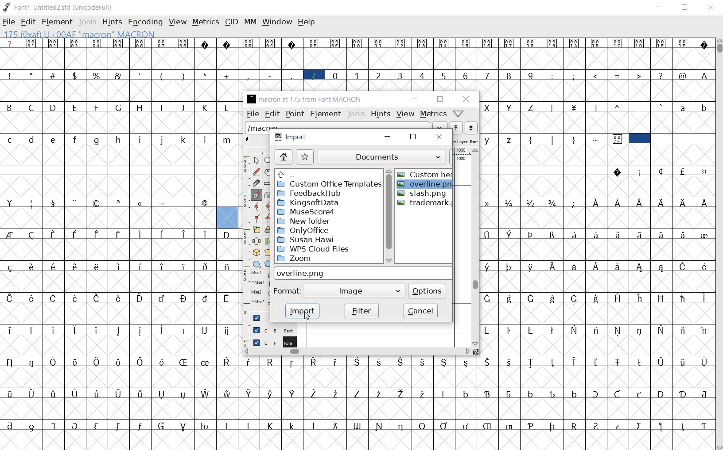 This screenshot has height=450, width=723. What do you see at coordinates (228, 202) in the screenshot?
I see `Symbol` at bounding box center [228, 202].